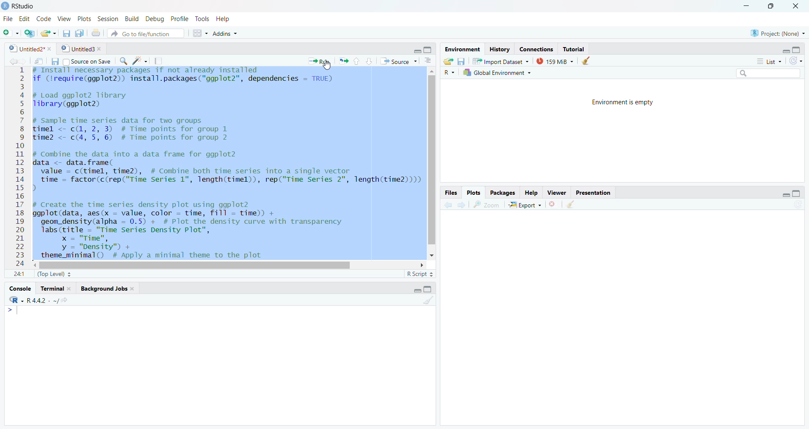  Describe the element at coordinates (10, 62) in the screenshot. I see `Back` at that location.